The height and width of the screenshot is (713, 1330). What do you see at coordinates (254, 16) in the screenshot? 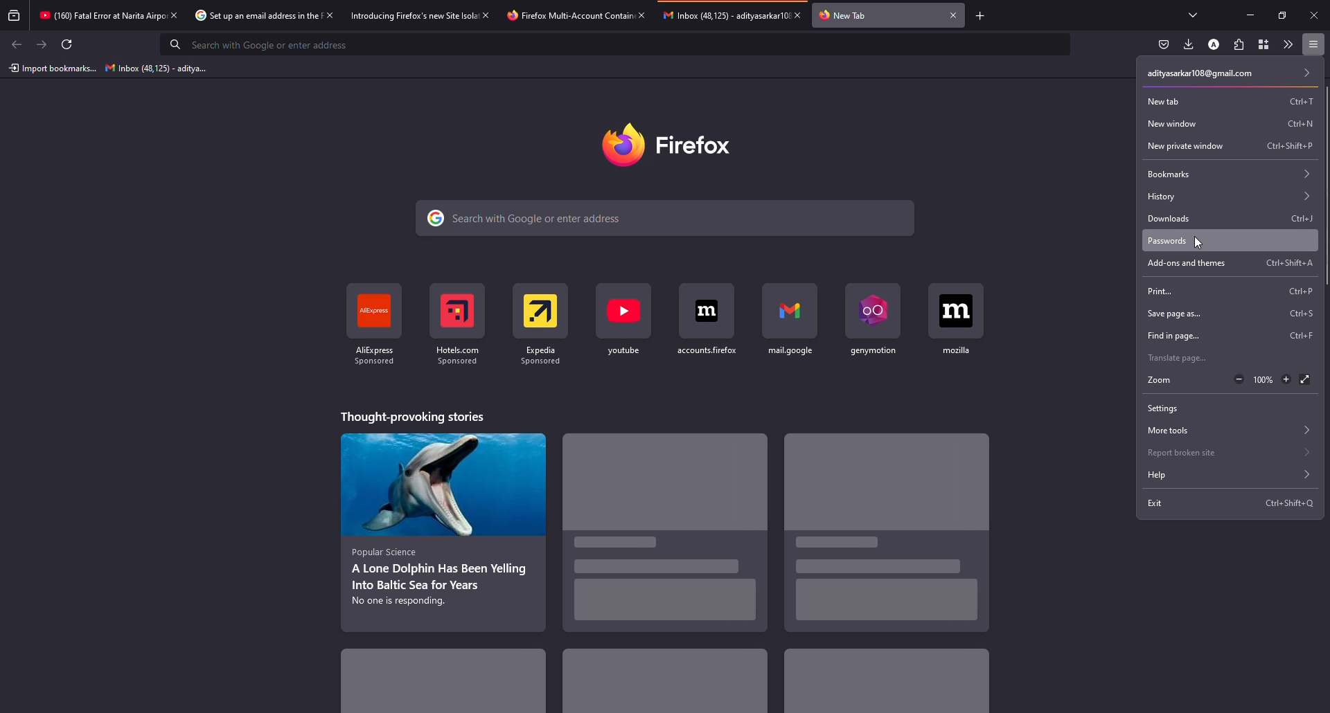
I see `tab` at bounding box center [254, 16].